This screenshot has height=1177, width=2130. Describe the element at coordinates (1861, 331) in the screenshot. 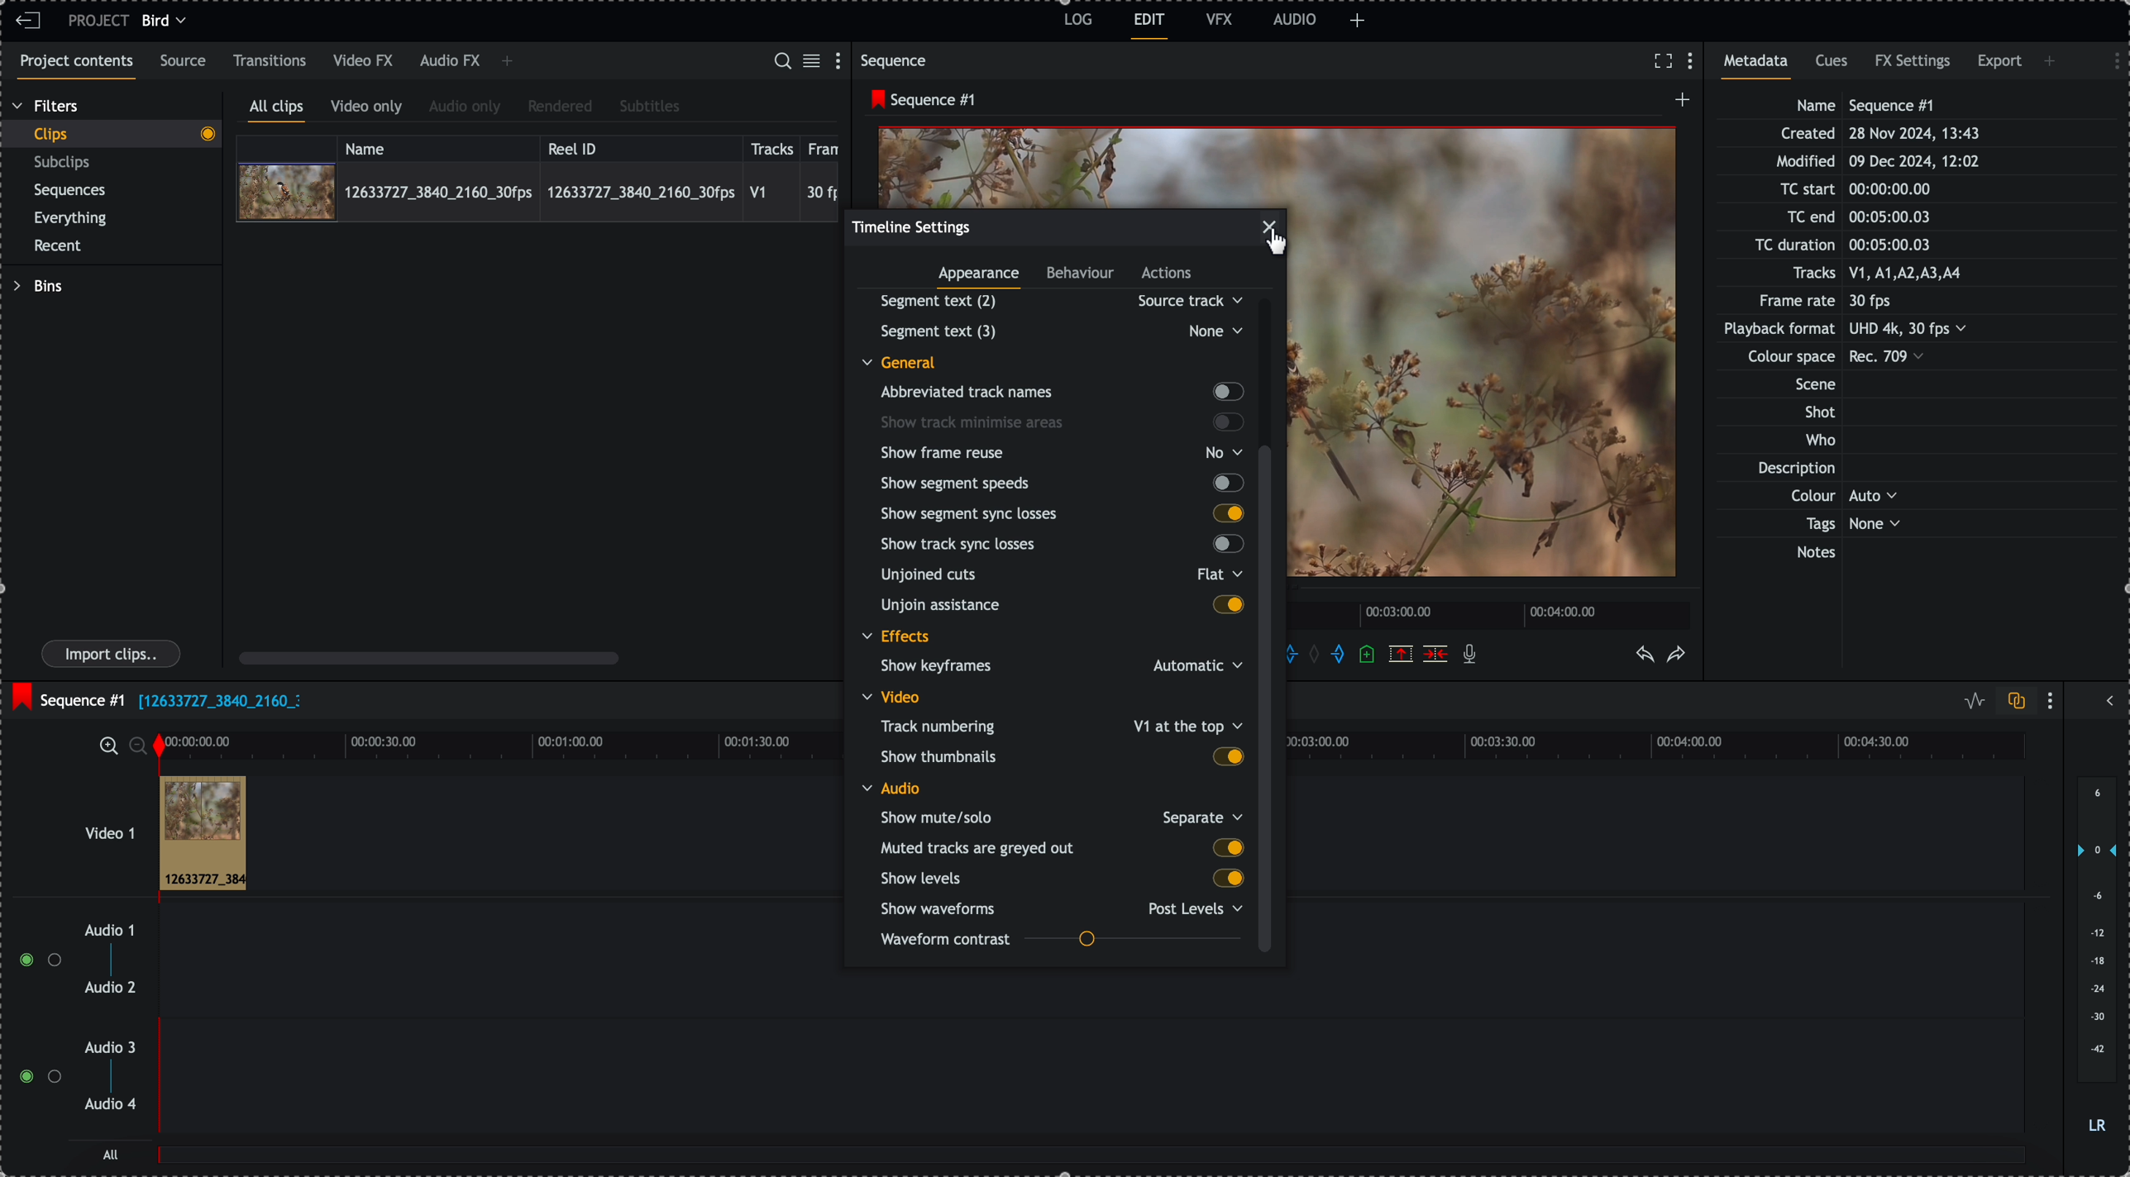

I see `metadata` at that location.